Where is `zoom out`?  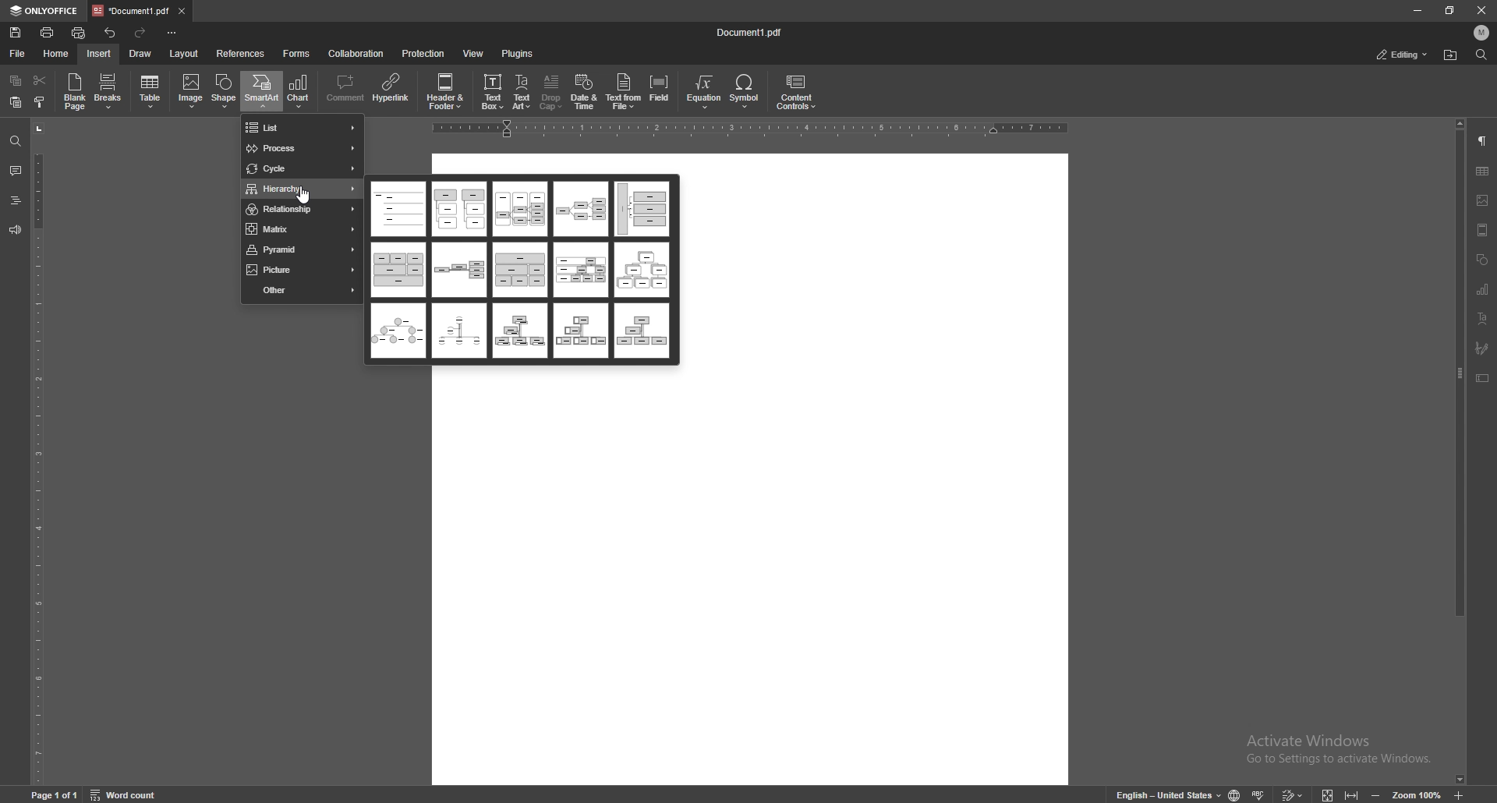 zoom out is located at coordinates (1375, 794).